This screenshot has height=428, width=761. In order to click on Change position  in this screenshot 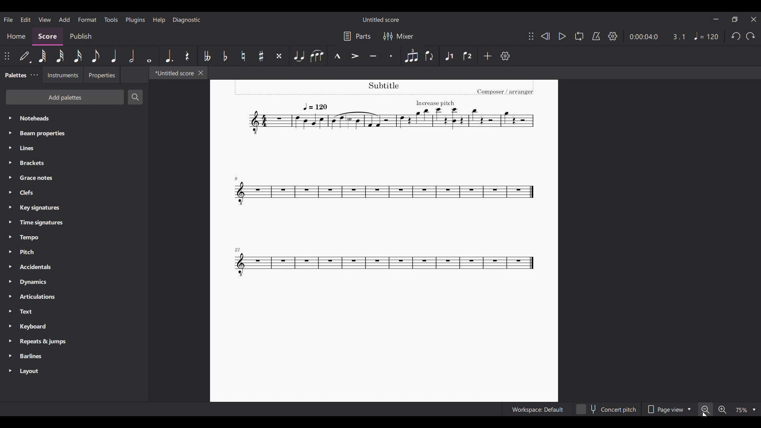, I will do `click(7, 56)`.